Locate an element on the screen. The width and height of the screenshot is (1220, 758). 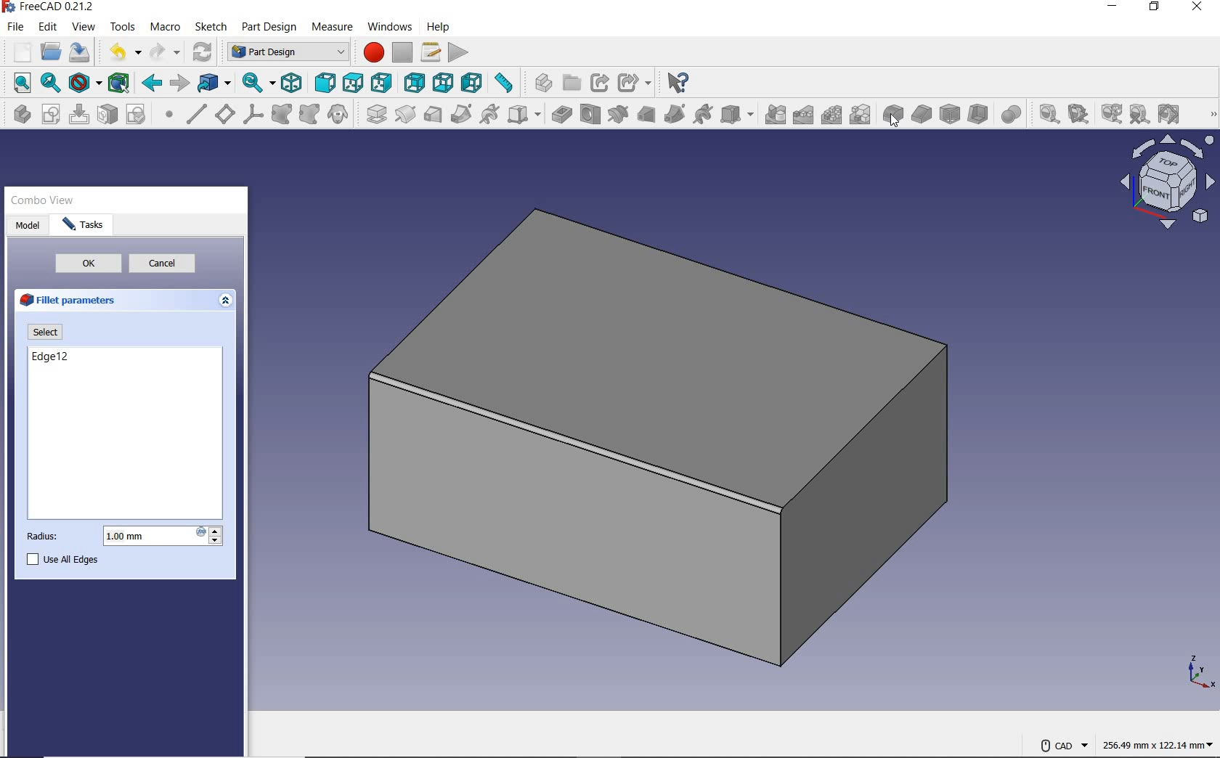
sync view is located at coordinates (258, 82).